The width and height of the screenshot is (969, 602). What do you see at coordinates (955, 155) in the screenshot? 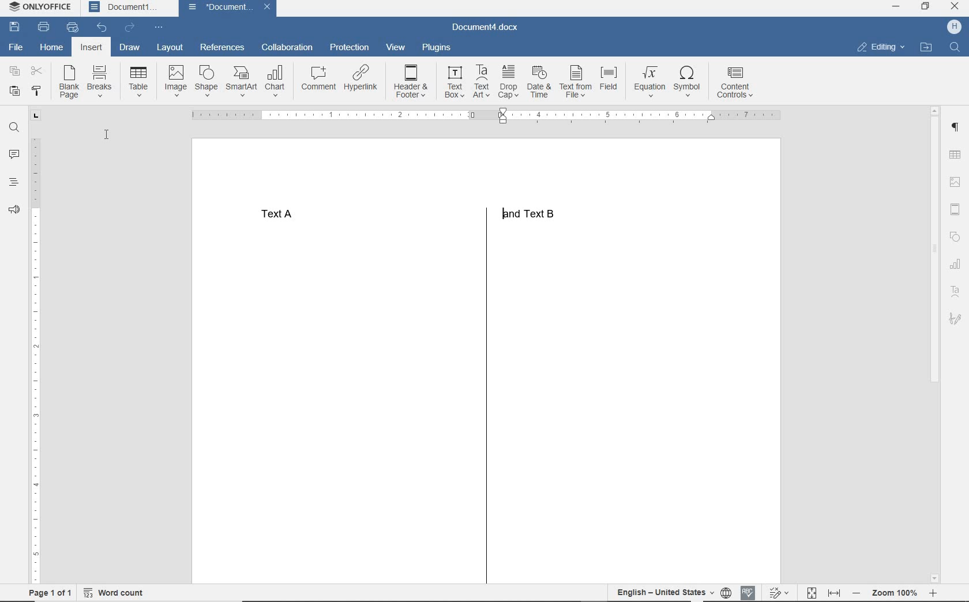
I see `TABLE` at bounding box center [955, 155].